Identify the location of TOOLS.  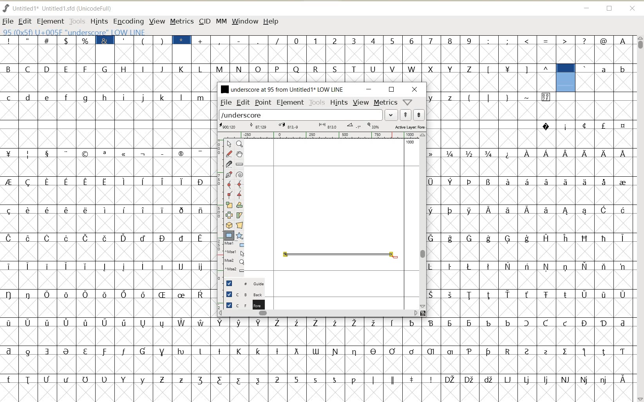
(76, 21).